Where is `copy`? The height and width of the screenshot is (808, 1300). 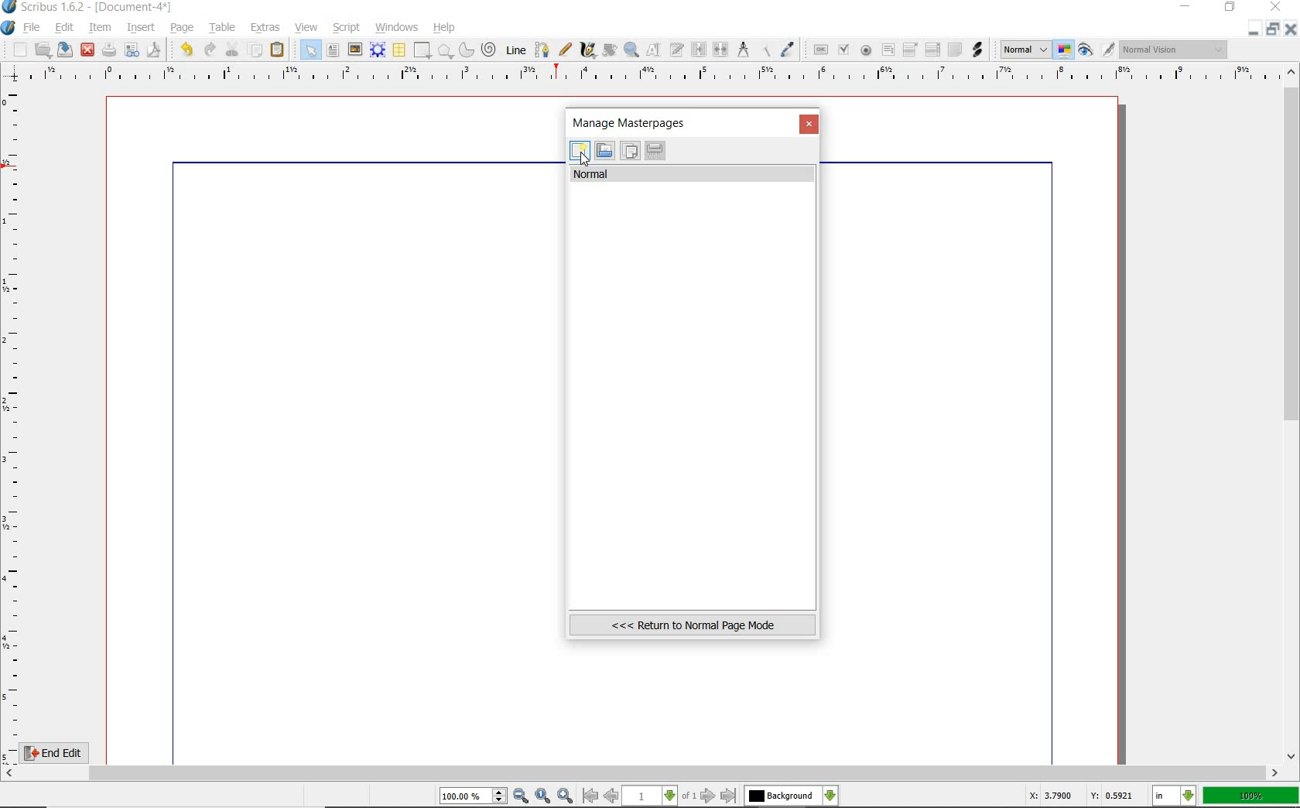
copy is located at coordinates (255, 49).